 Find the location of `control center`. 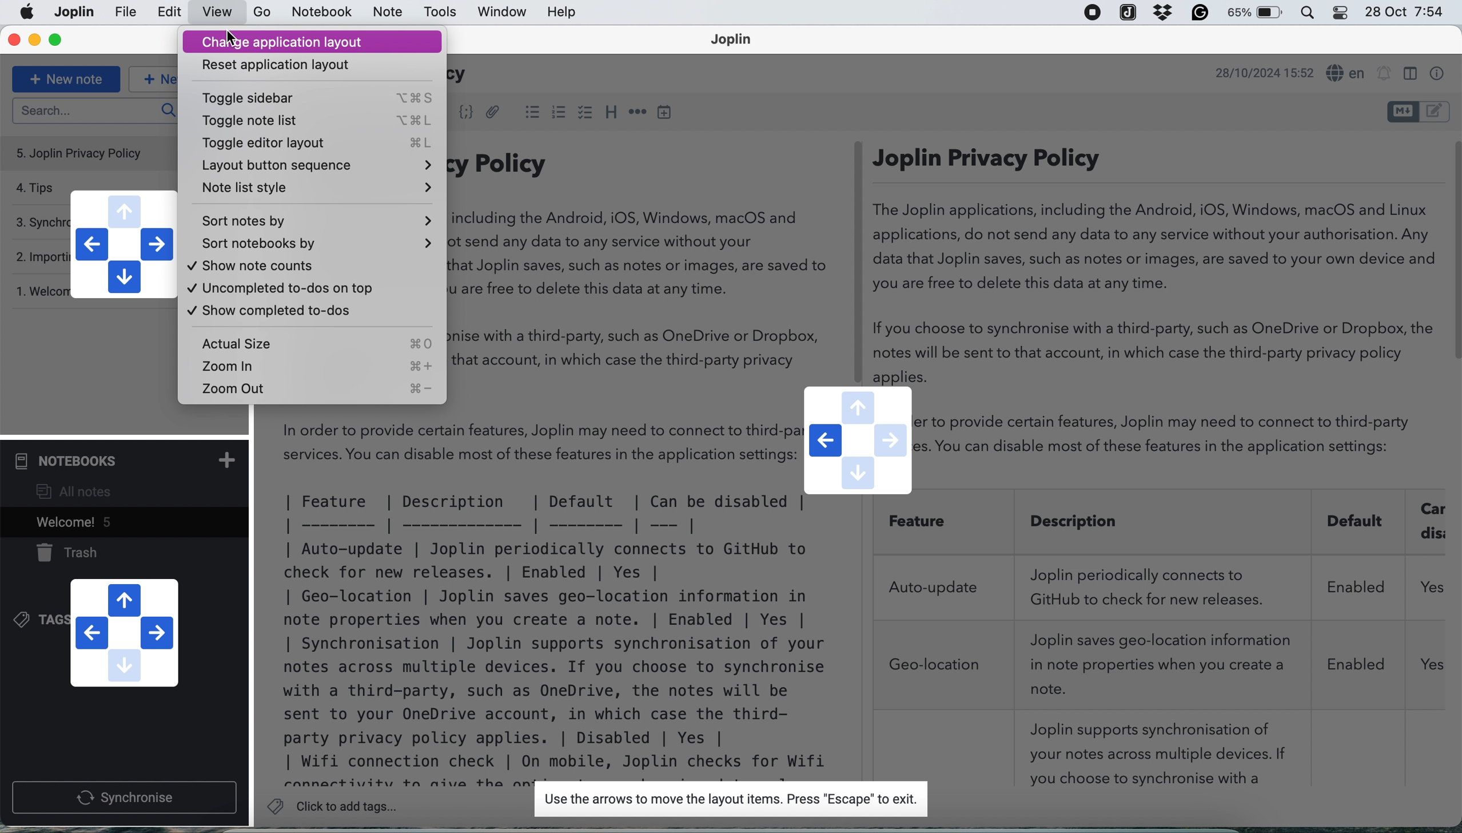

control center is located at coordinates (1313, 13).